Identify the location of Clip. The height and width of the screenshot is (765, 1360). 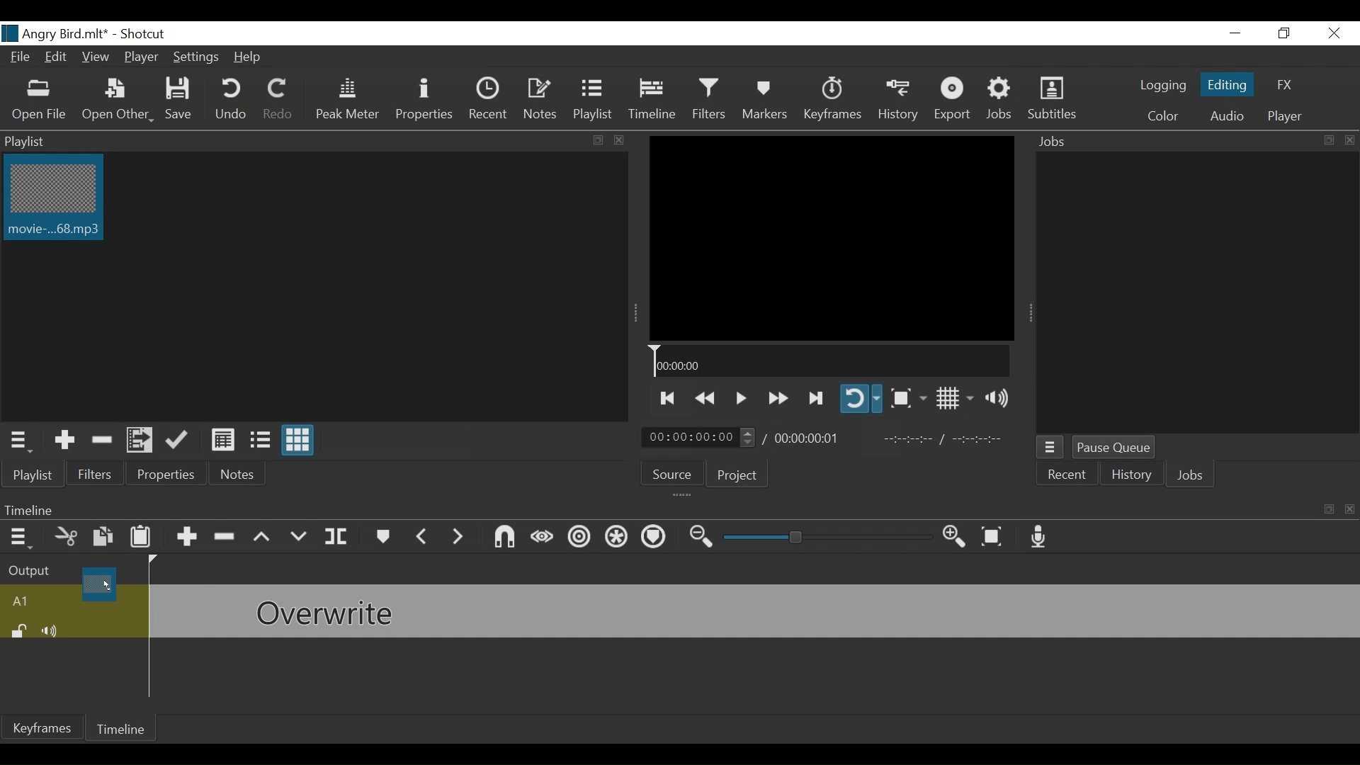
(54, 202).